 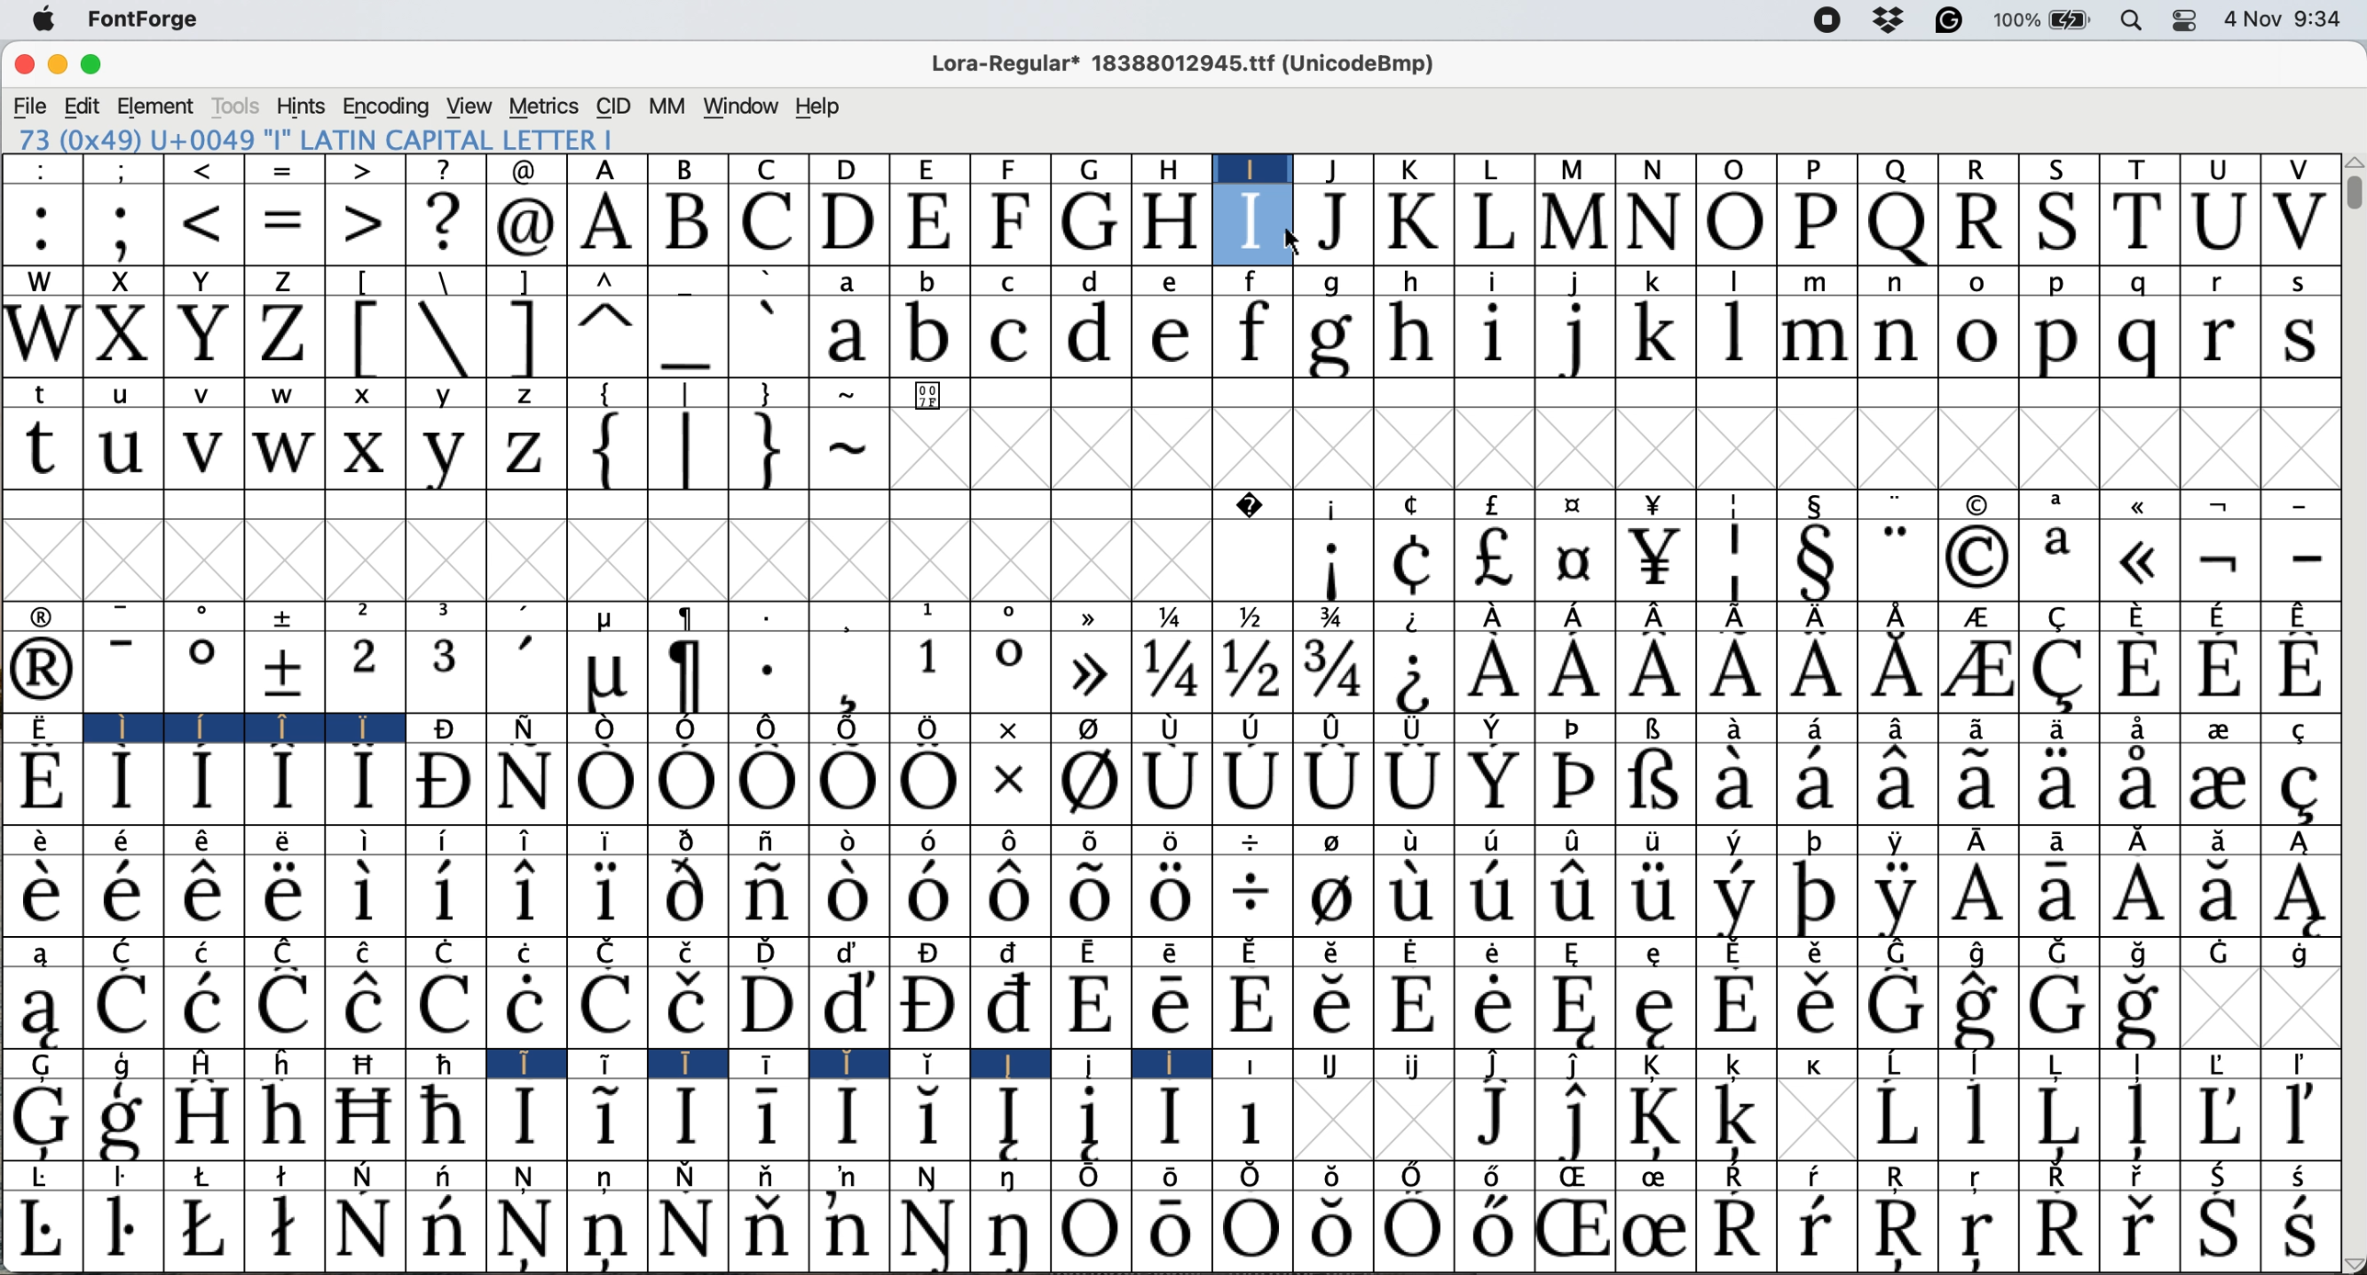 What do you see at coordinates (524, 1006) in the screenshot?
I see `Symbol` at bounding box center [524, 1006].